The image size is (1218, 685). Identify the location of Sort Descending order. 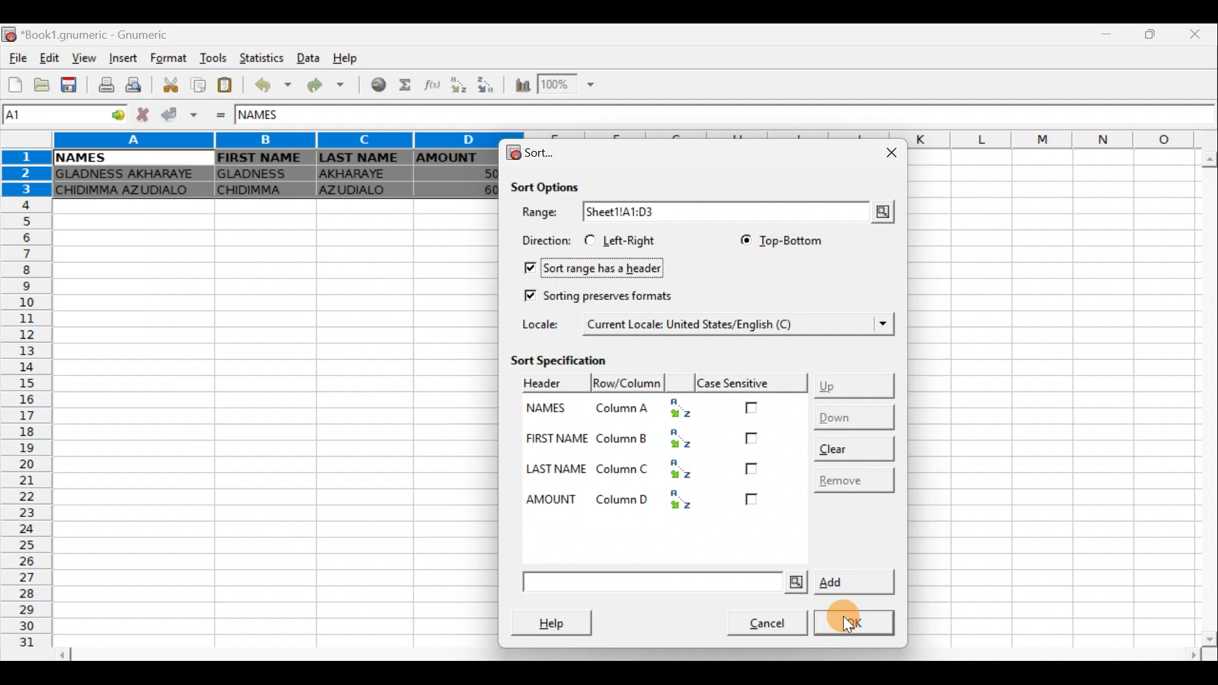
(484, 84).